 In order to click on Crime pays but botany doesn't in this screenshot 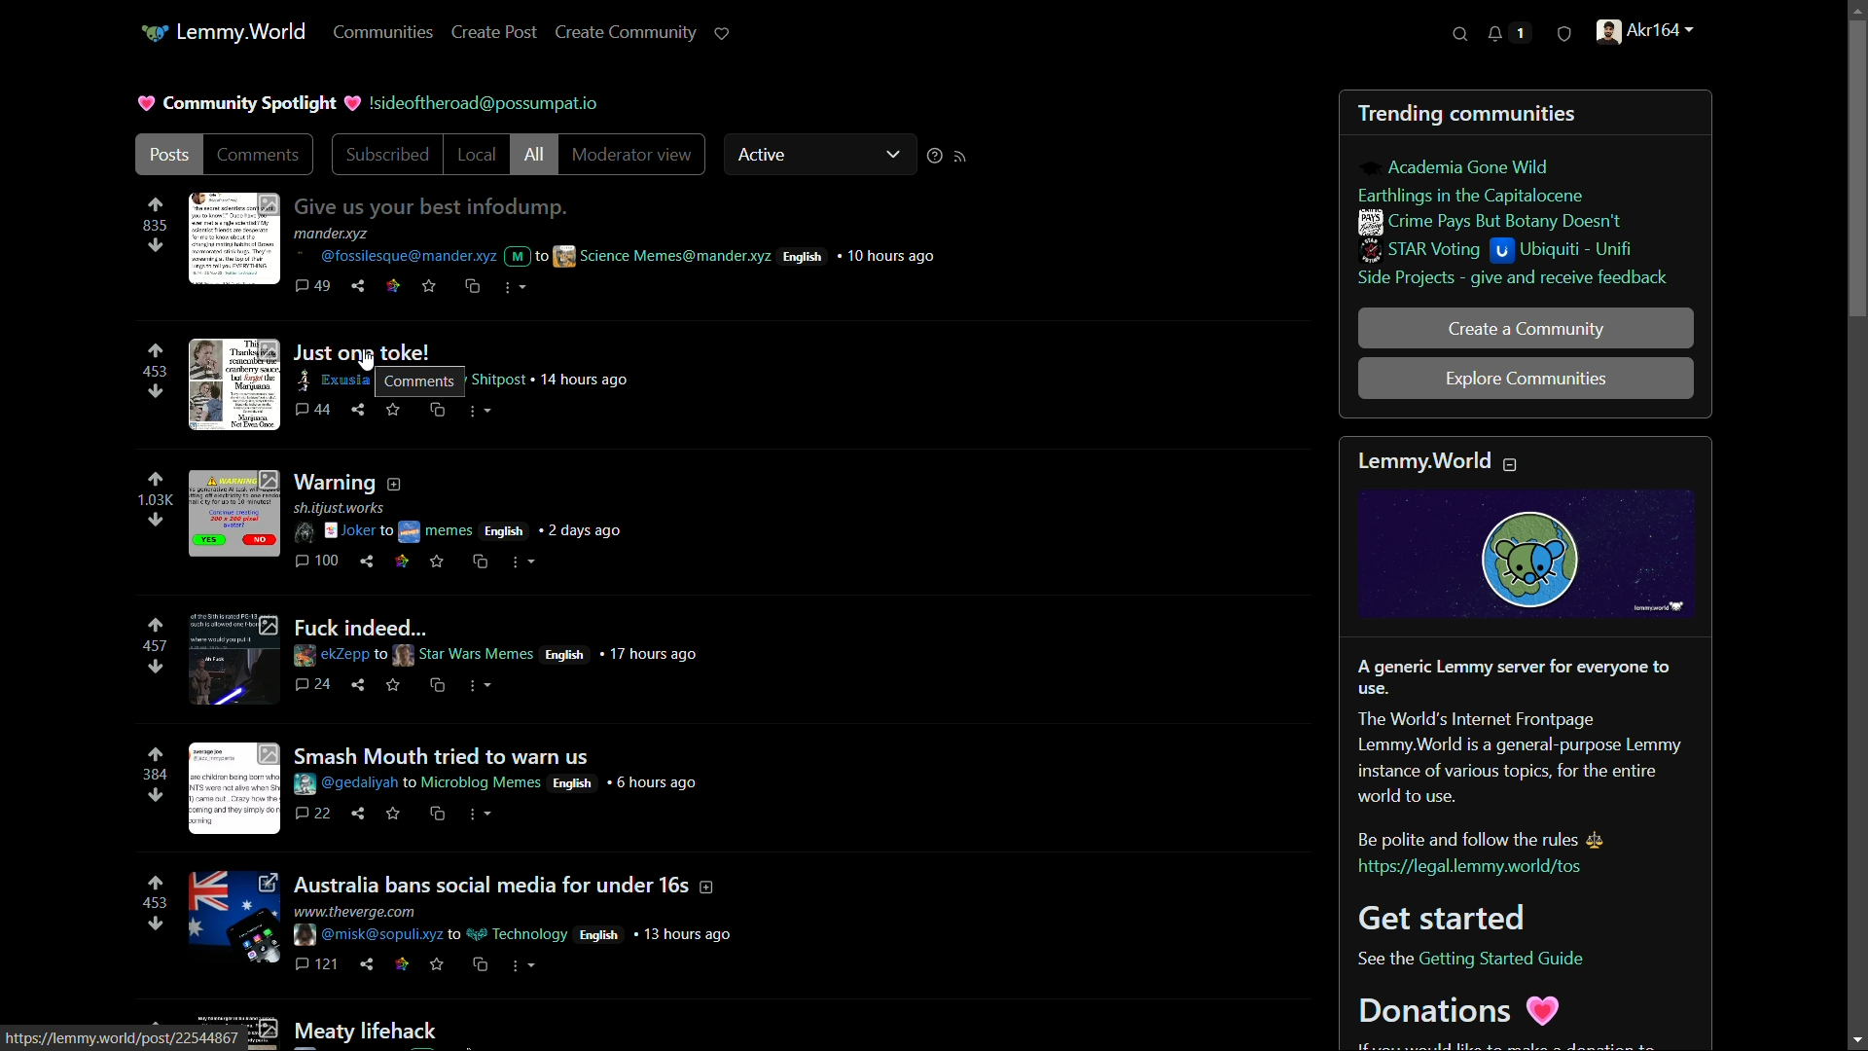, I will do `click(1492, 223)`.